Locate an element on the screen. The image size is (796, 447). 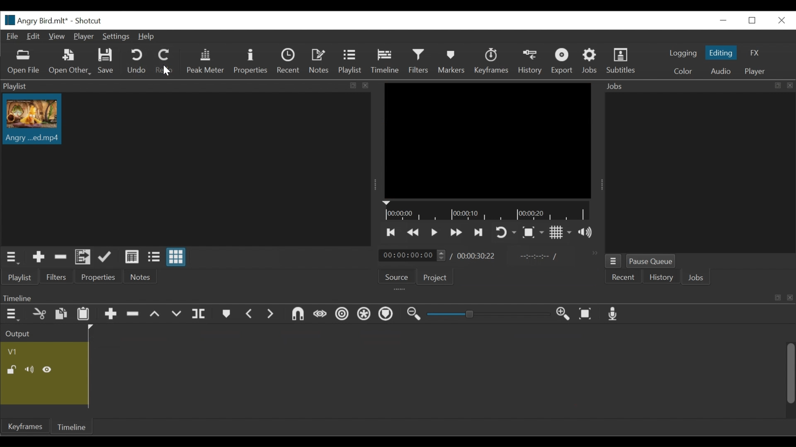
Zoom slider is located at coordinates (486, 314).